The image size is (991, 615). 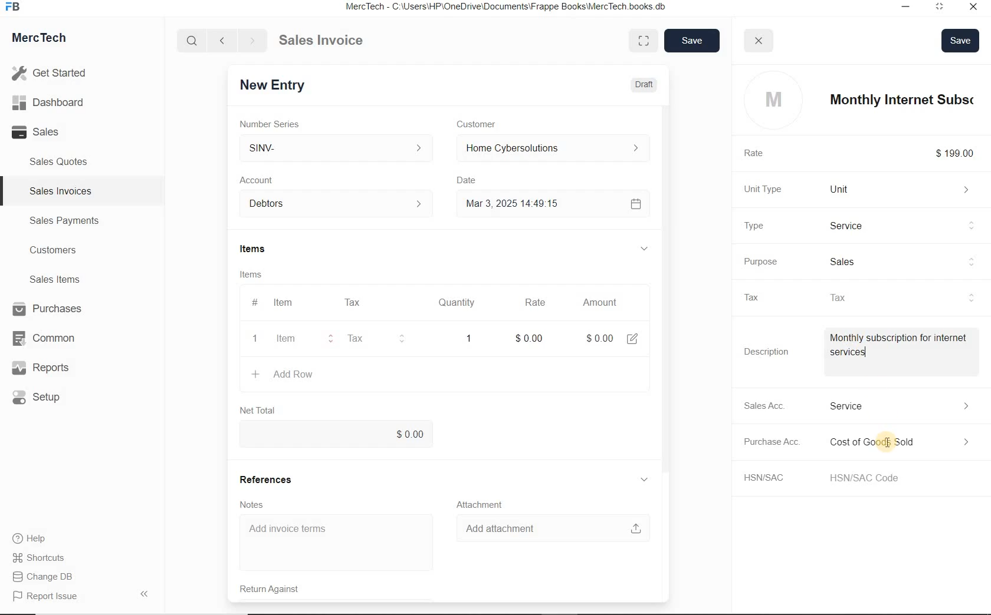 I want to click on Common, so click(x=49, y=338).